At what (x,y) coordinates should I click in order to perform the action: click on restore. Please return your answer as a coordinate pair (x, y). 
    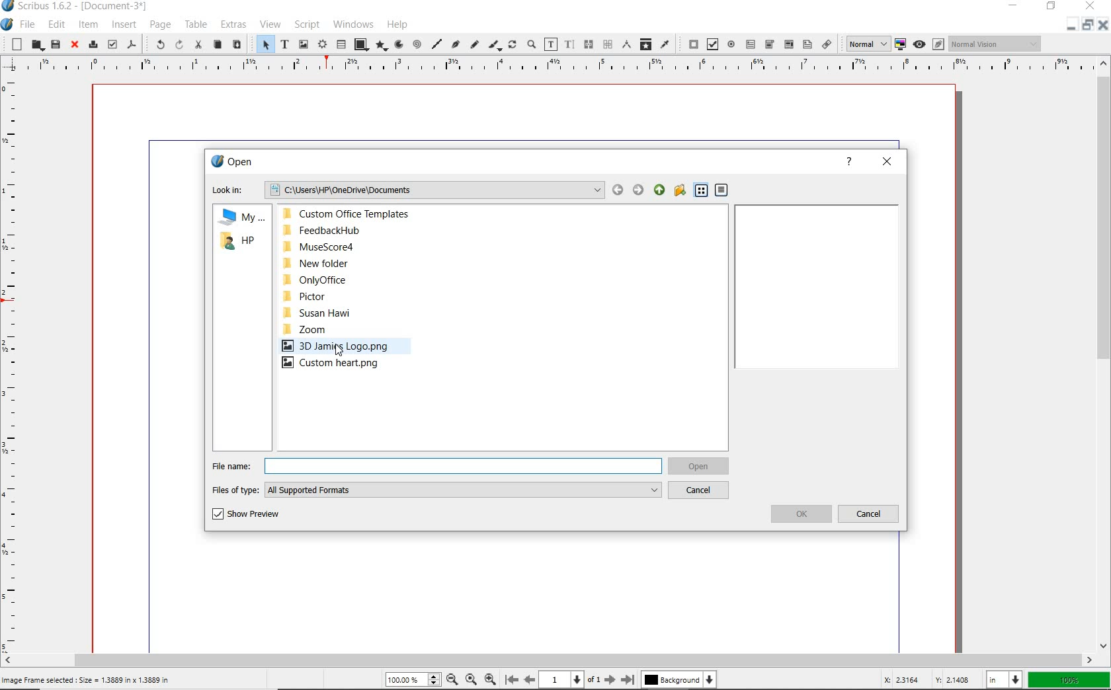
    Looking at the image, I should click on (1087, 28).